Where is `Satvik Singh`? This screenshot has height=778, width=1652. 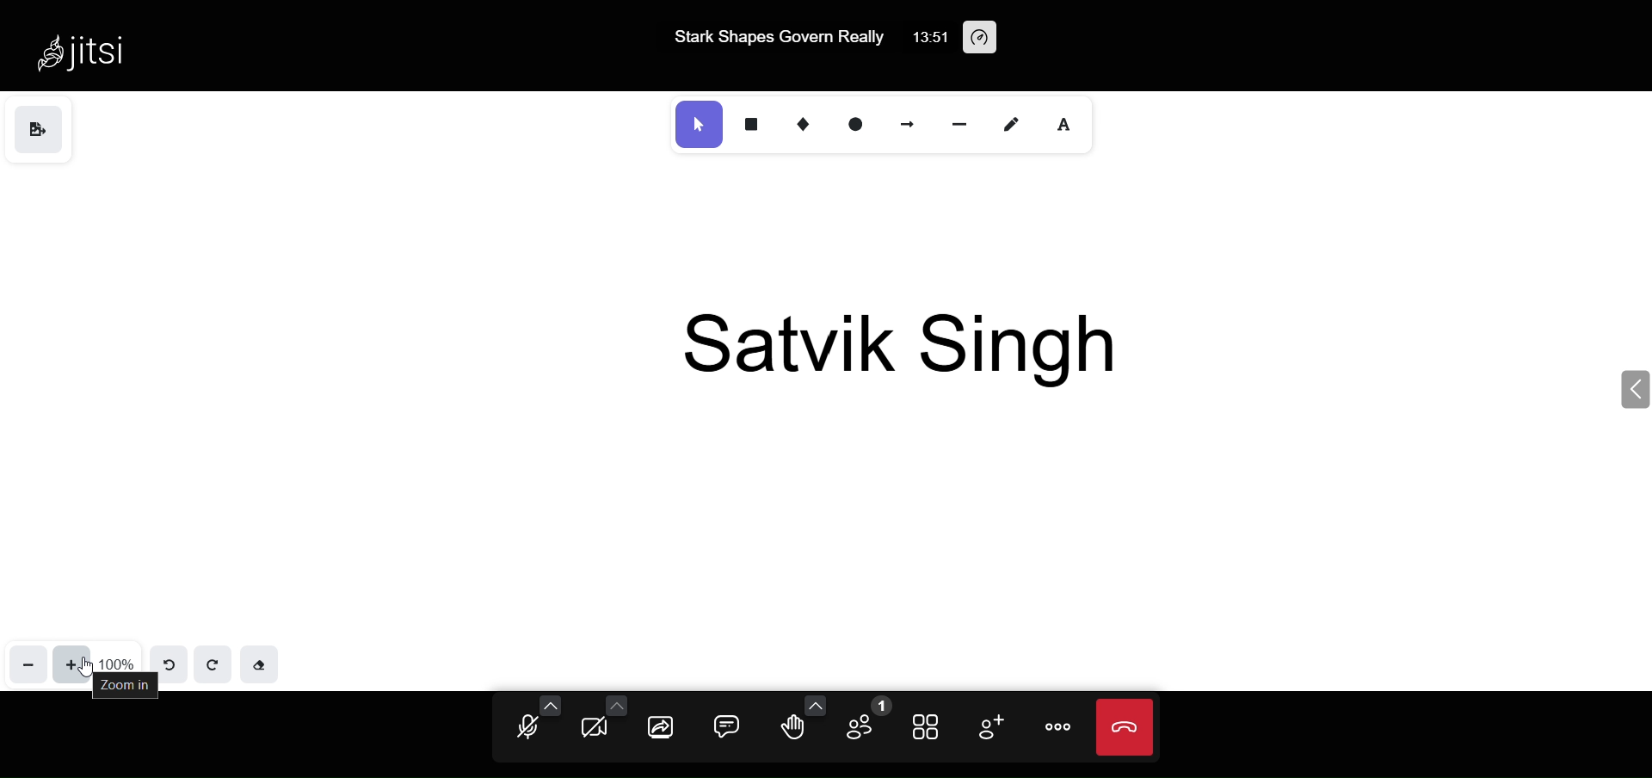 Satvik Singh is located at coordinates (907, 350).